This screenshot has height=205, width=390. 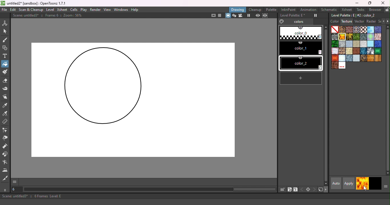 What do you see at coordinates (5, 139) in the screenshot?
I see `Pinch` at bounding box center [5, 139].